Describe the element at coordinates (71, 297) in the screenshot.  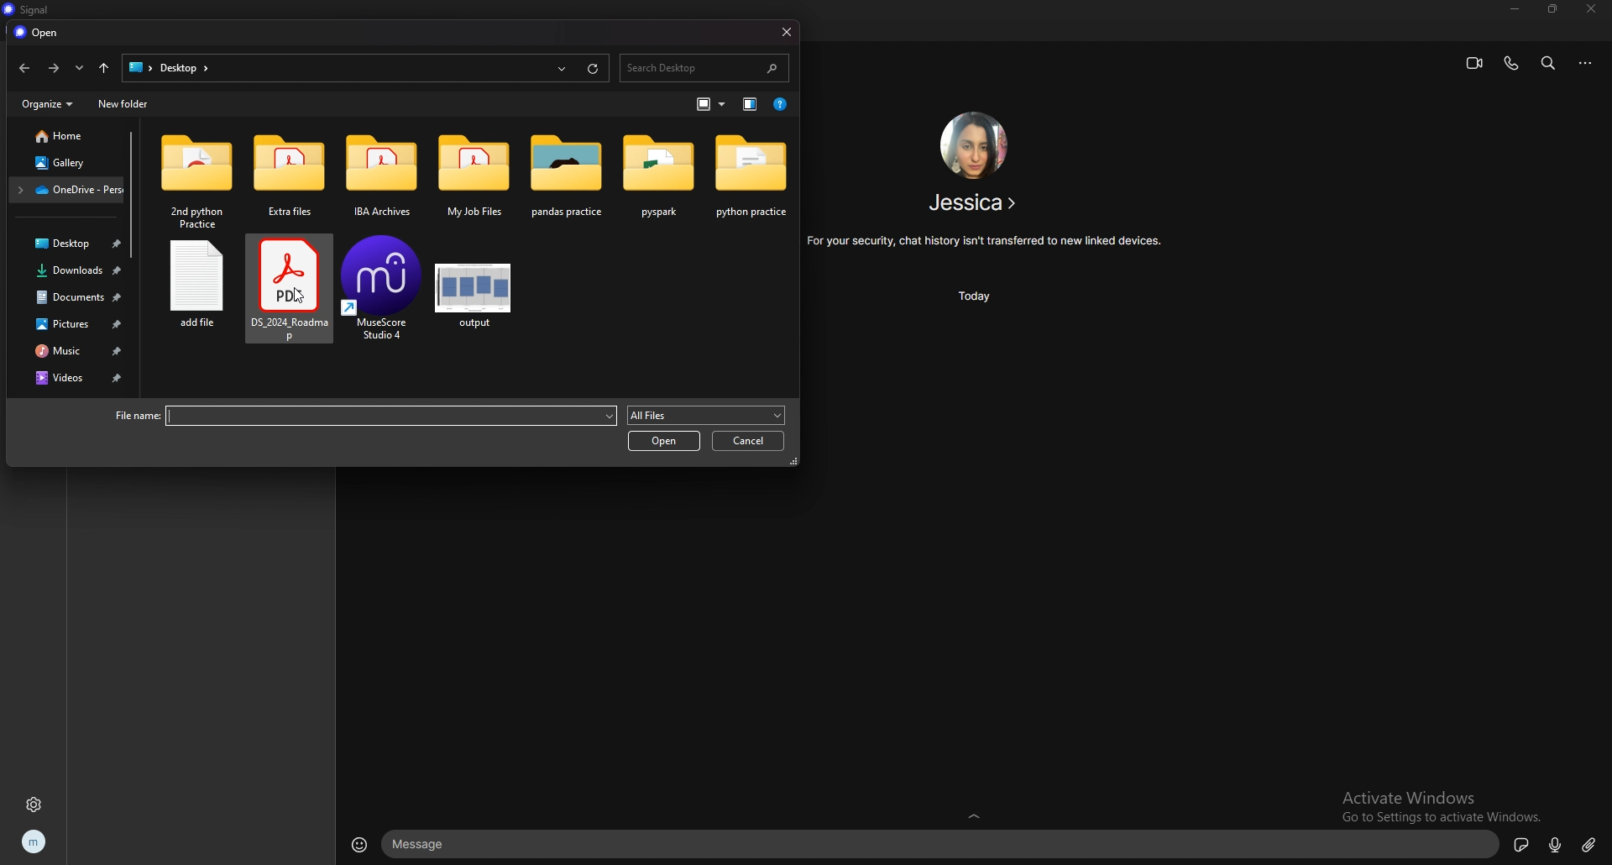
I see `documents` at that location.